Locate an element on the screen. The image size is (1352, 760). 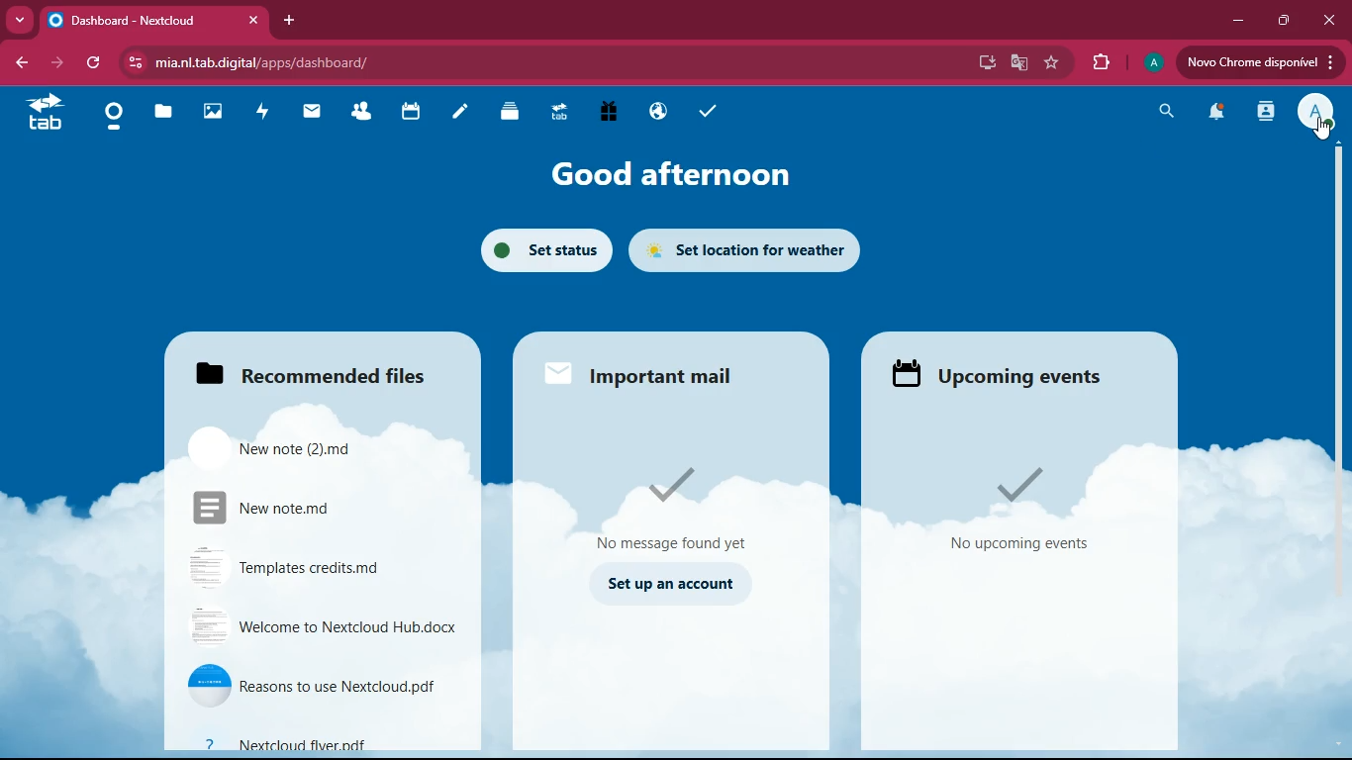
close is located at coordinates (1328, 20).